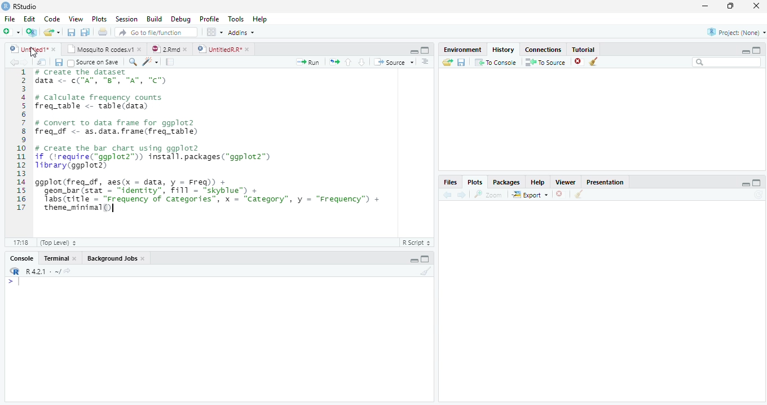 The width and height of the screenshot is (767, 405). I want to click on Minimize, so click(706, 6).